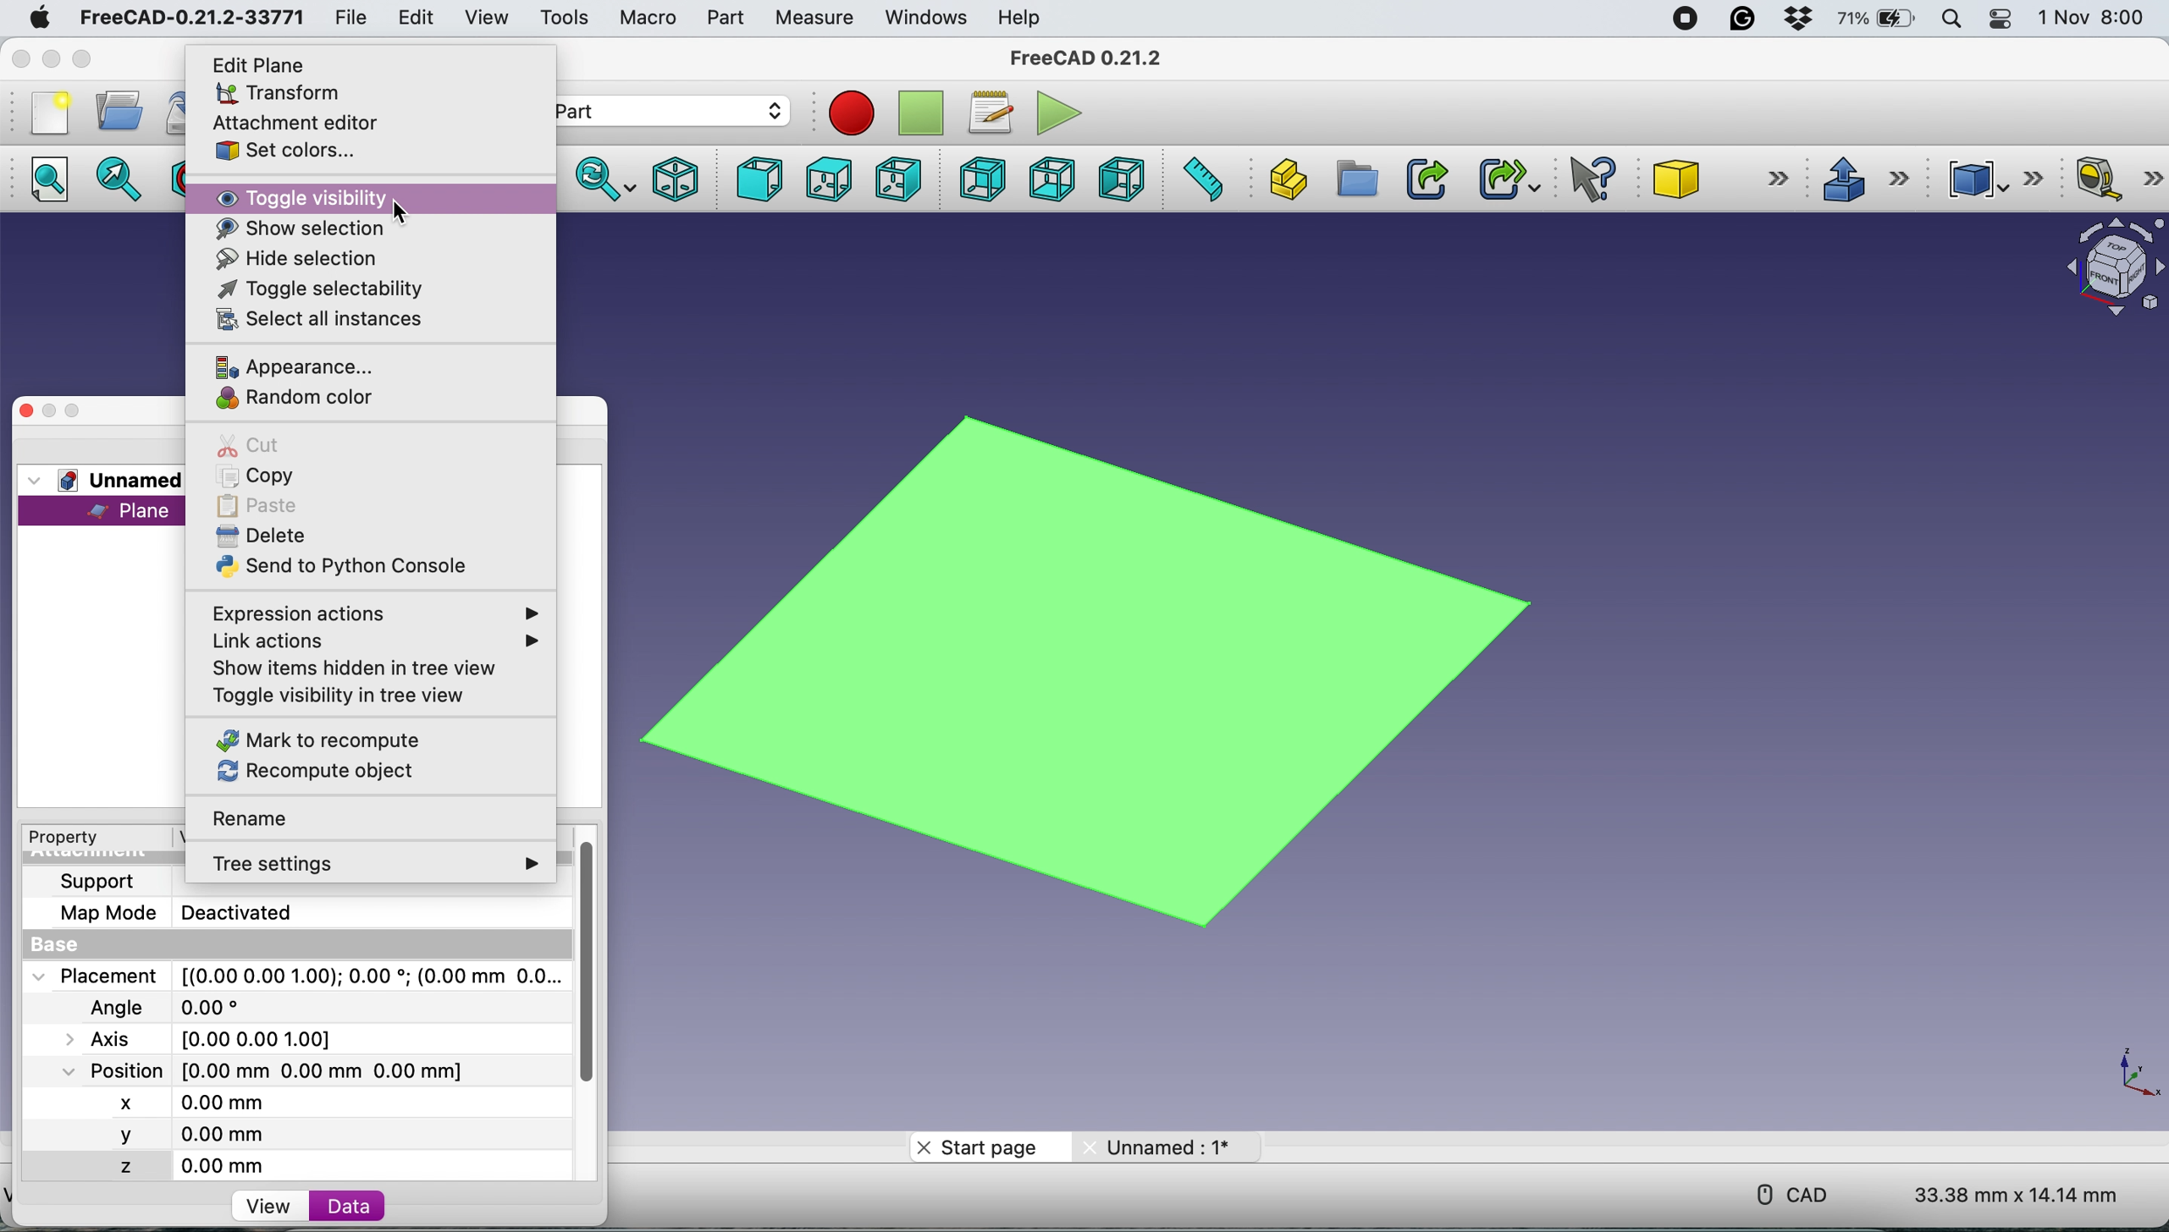  Describe the element at coordinates (286, 399) in the screenshot. I see `random color` at that location.